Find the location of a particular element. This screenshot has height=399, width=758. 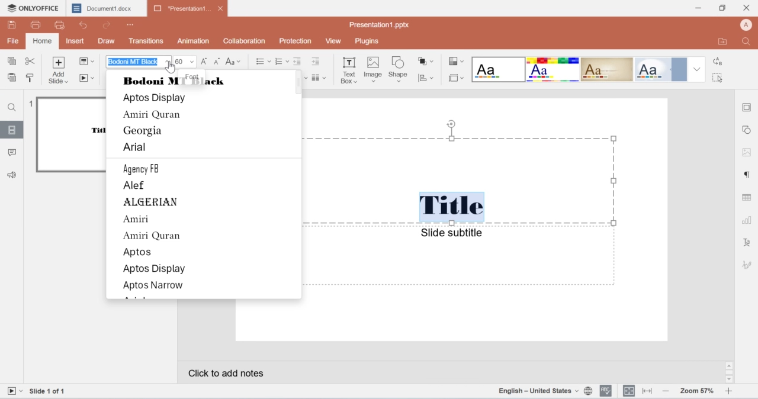

file is located at coordinates (88, 60).